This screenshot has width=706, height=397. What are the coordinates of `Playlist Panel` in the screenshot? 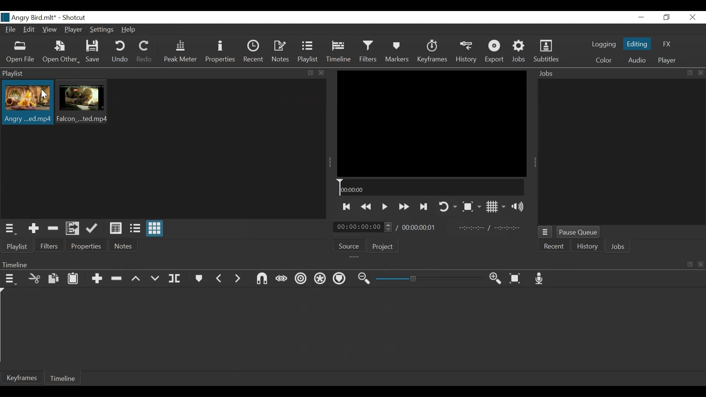 It's located at (164, 74).